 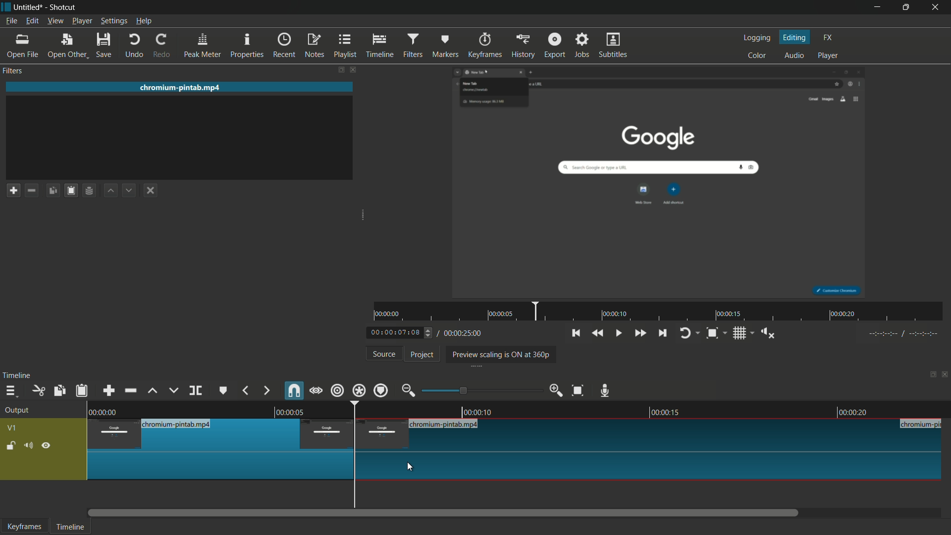 What do you see at coordinates (13, 429) in the screenshot?
I see `v1` at bounding box center [13, 429].